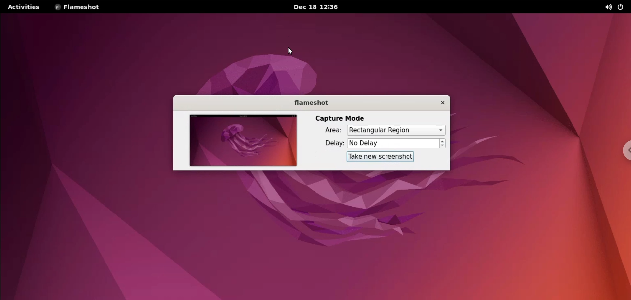 The width and height of the screenshot is (631, 300). Describe the element at coordinates (292, 51) in the screenshot. I see `cursor` at that location.